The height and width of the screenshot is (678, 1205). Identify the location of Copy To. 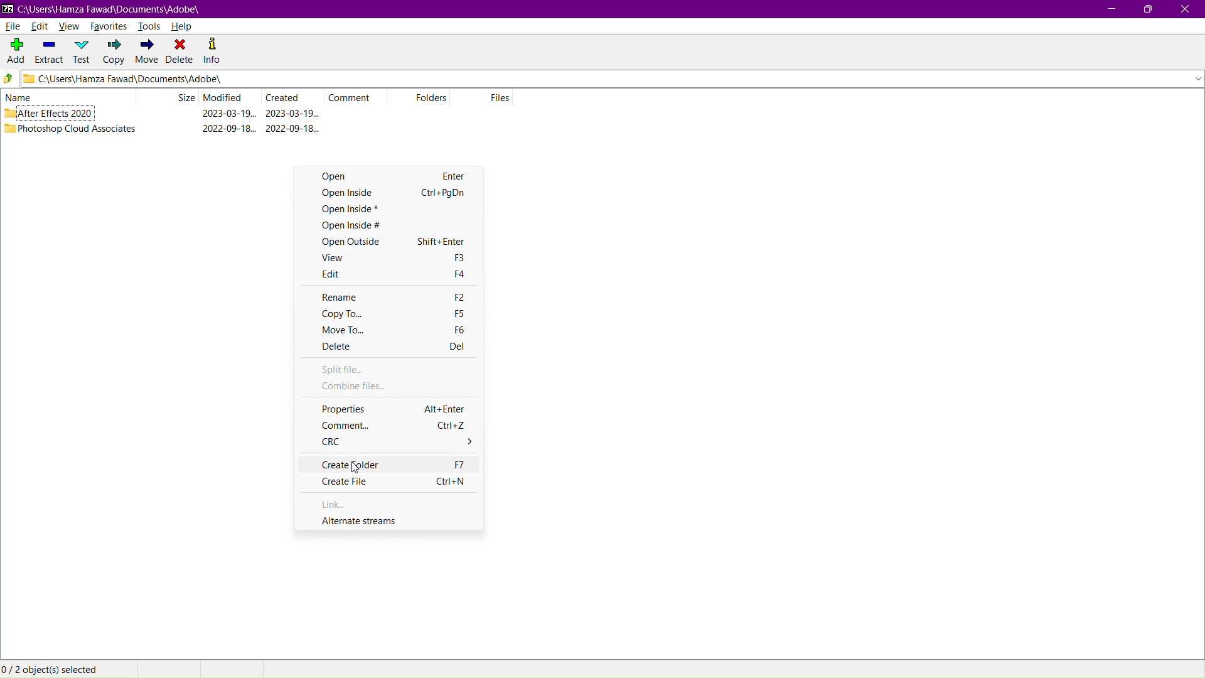
(390, 315).